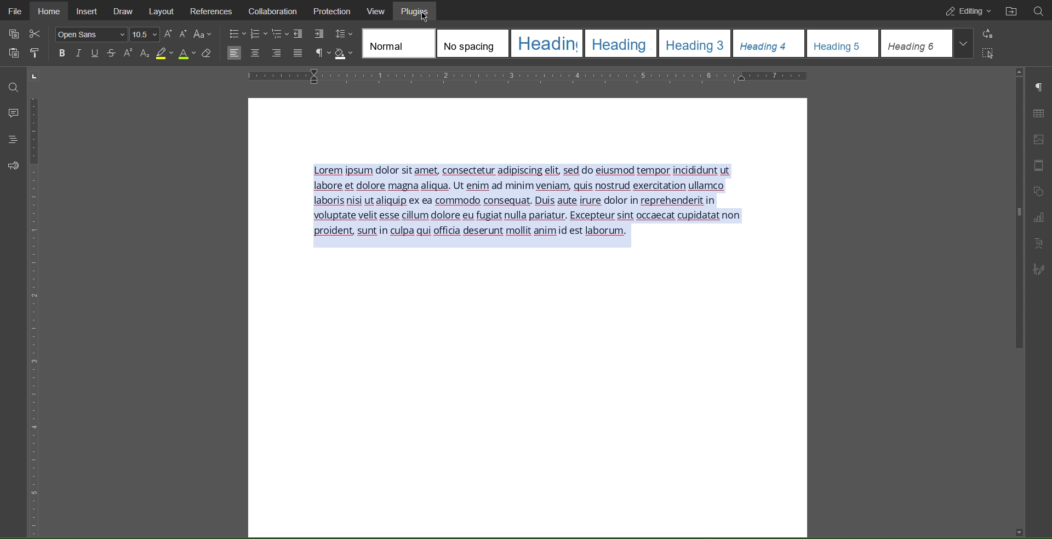 The image size is (1052, 539). What do you see at coordinates (317, 34) in the screenshot?
I see `Indents` at bounding box center [317, 34].